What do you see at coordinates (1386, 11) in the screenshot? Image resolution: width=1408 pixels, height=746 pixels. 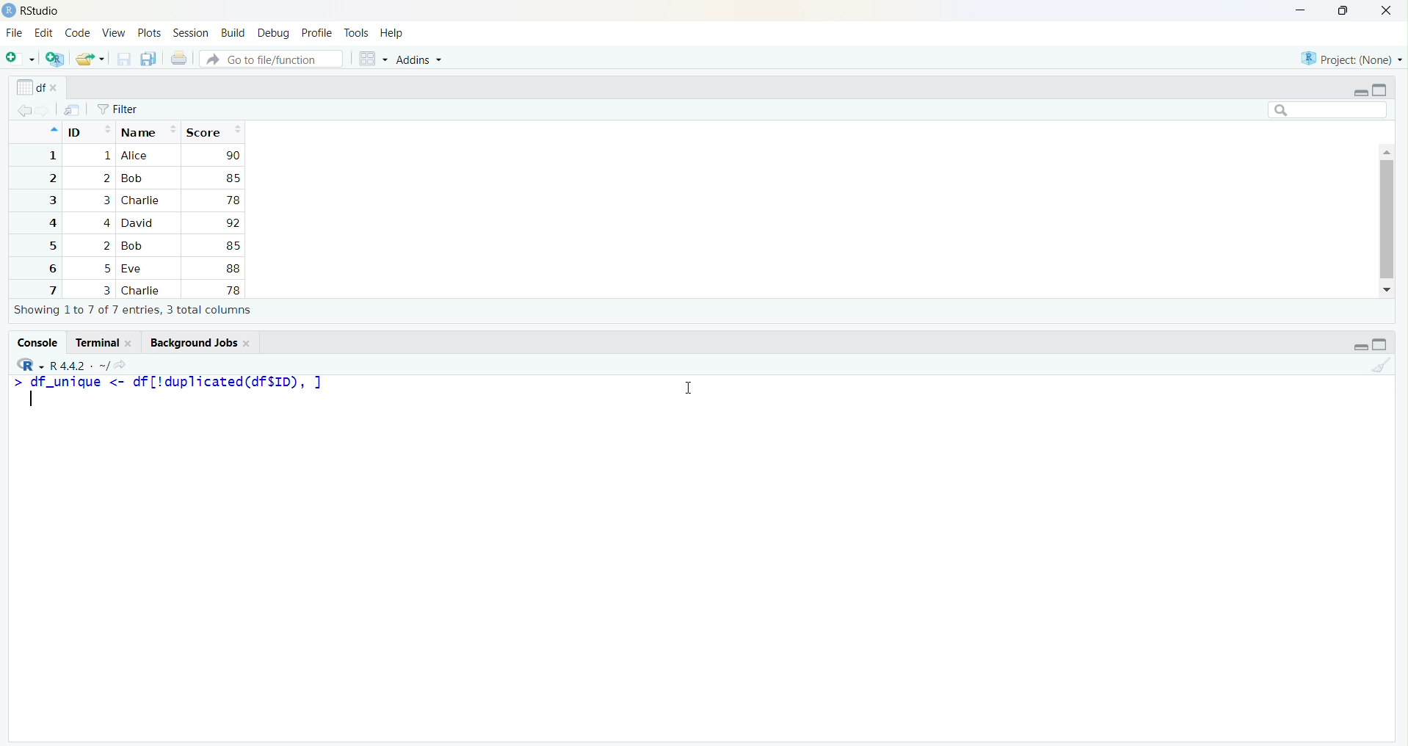 I see `close` at bounding box center [1386, 11].